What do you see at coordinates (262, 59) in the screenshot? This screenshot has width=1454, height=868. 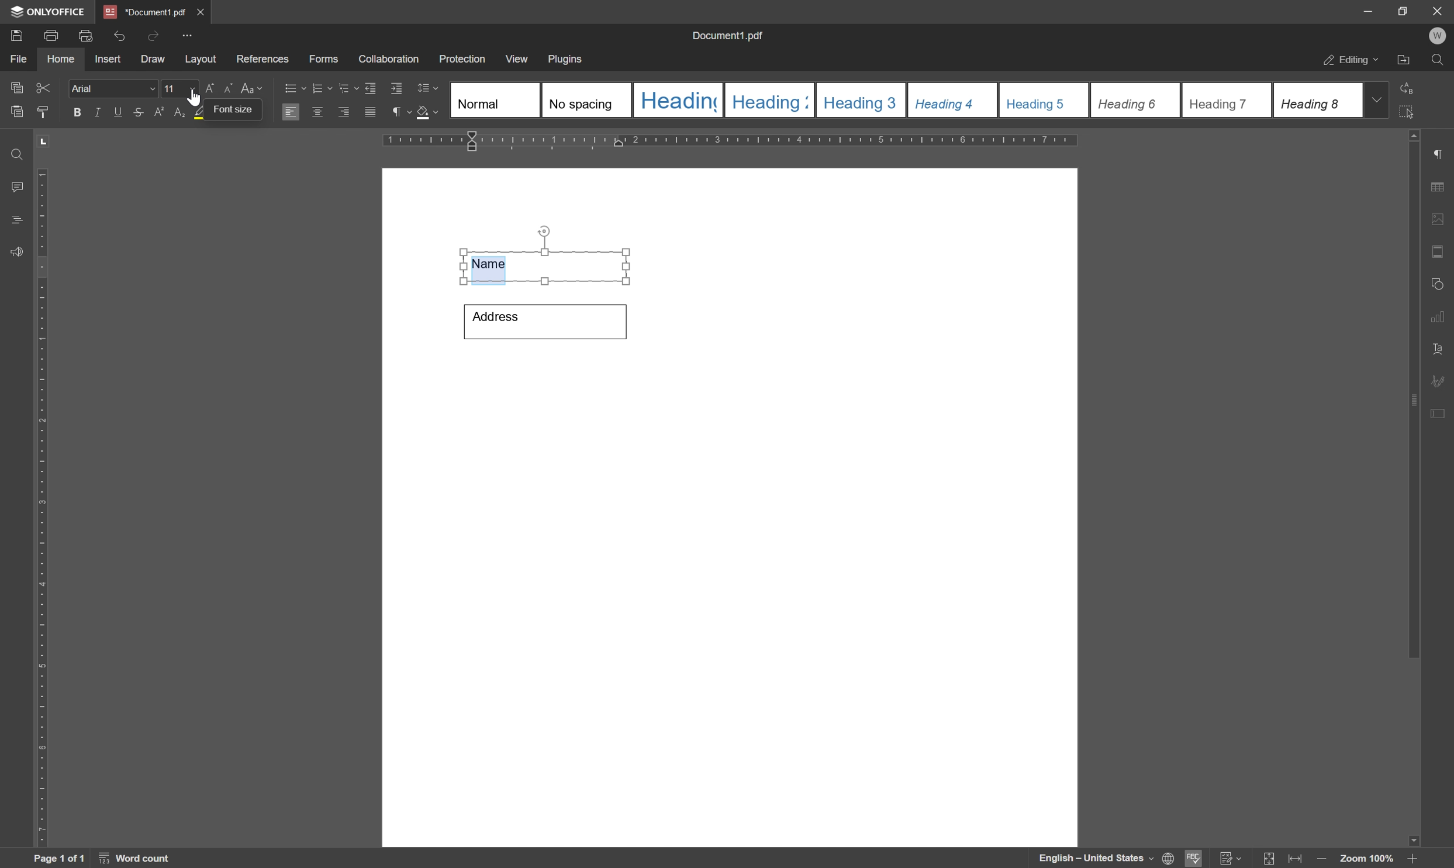 I see `references` at bounding box center [262, 59].